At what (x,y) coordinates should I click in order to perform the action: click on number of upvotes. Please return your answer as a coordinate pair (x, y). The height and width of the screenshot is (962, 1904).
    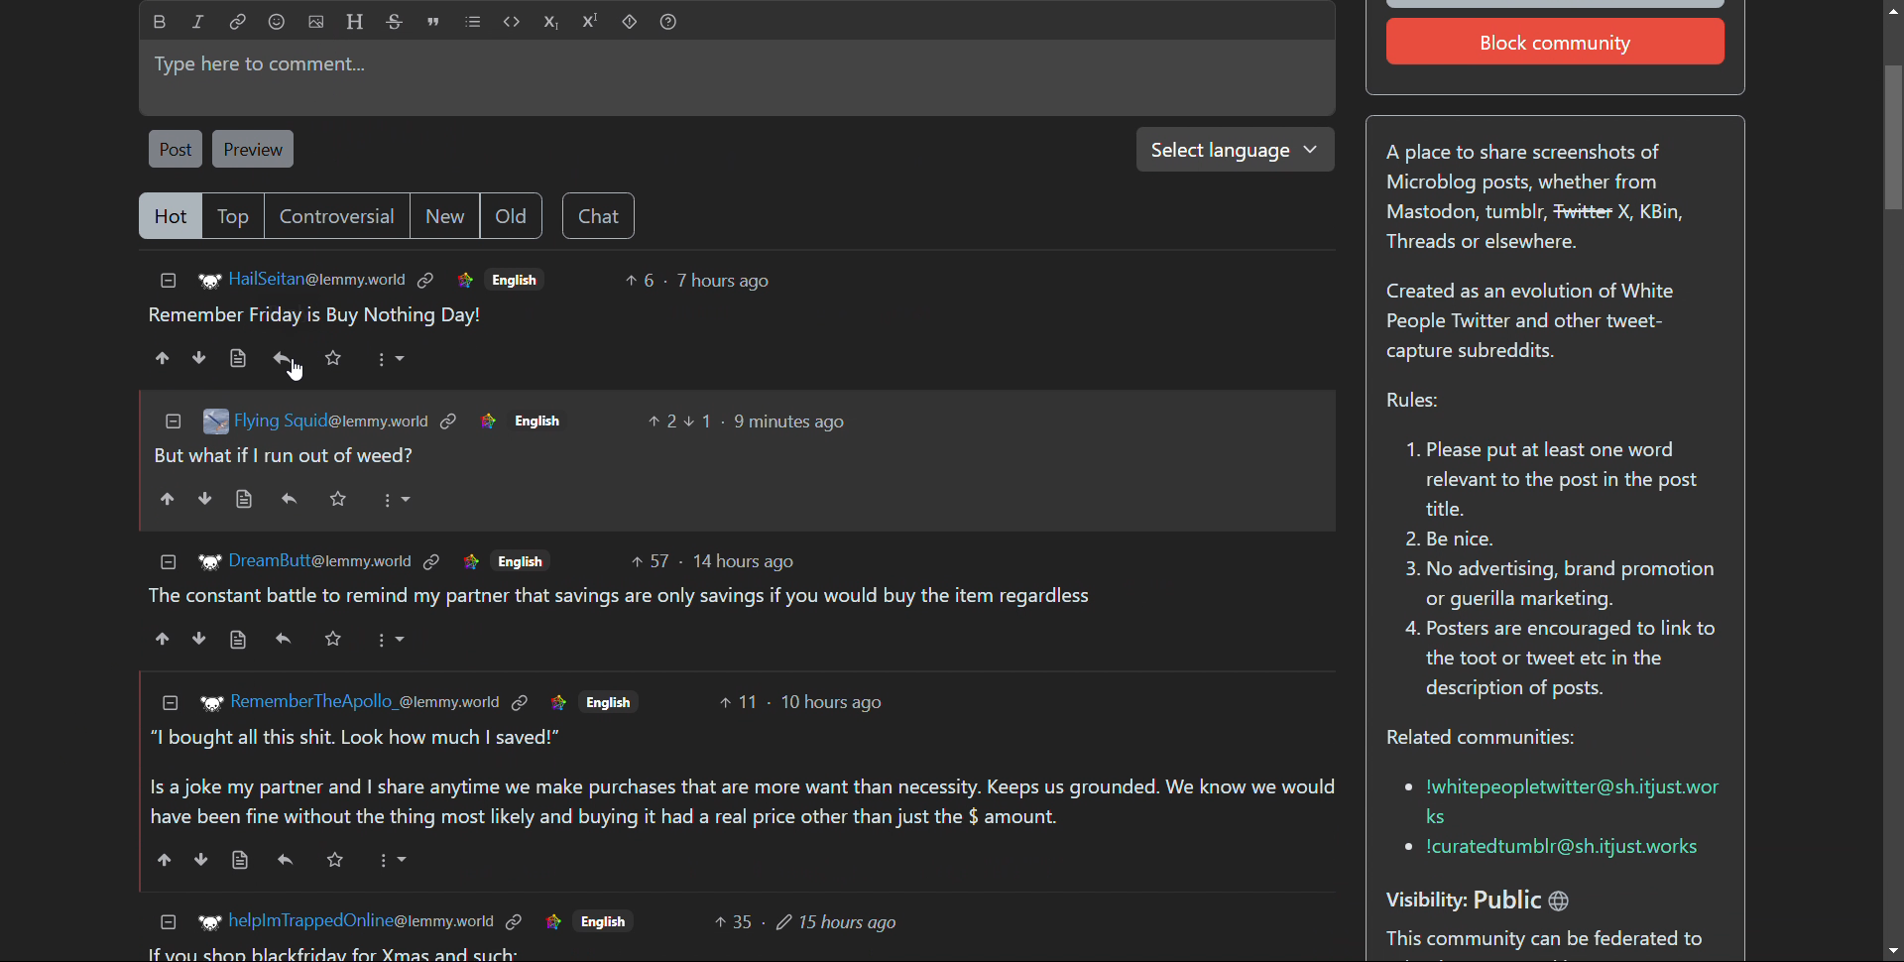
    Looking at the image, I should click on (734, 921).